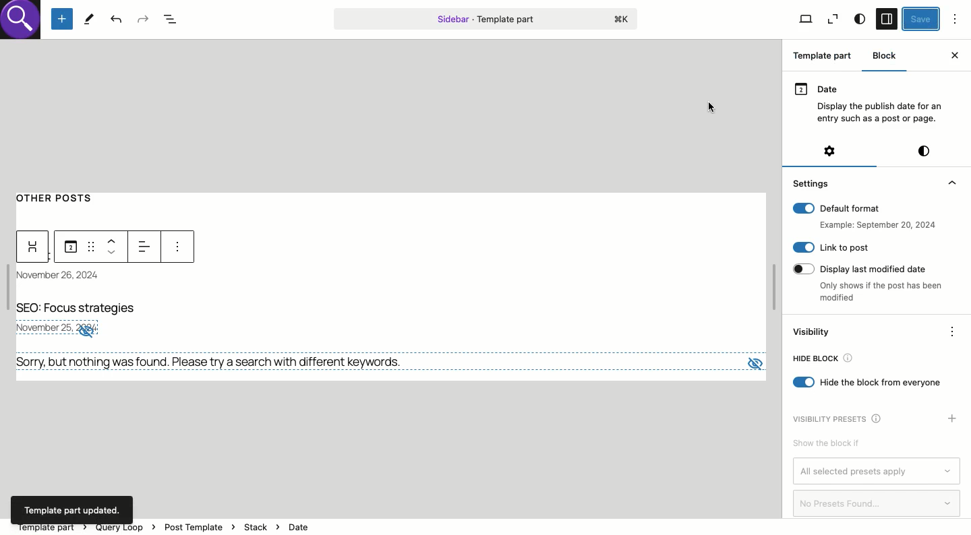  What do you see at coordinates (813, 333) in the screenshot?
I see `Visibility ` at bounding box center [813, 333].